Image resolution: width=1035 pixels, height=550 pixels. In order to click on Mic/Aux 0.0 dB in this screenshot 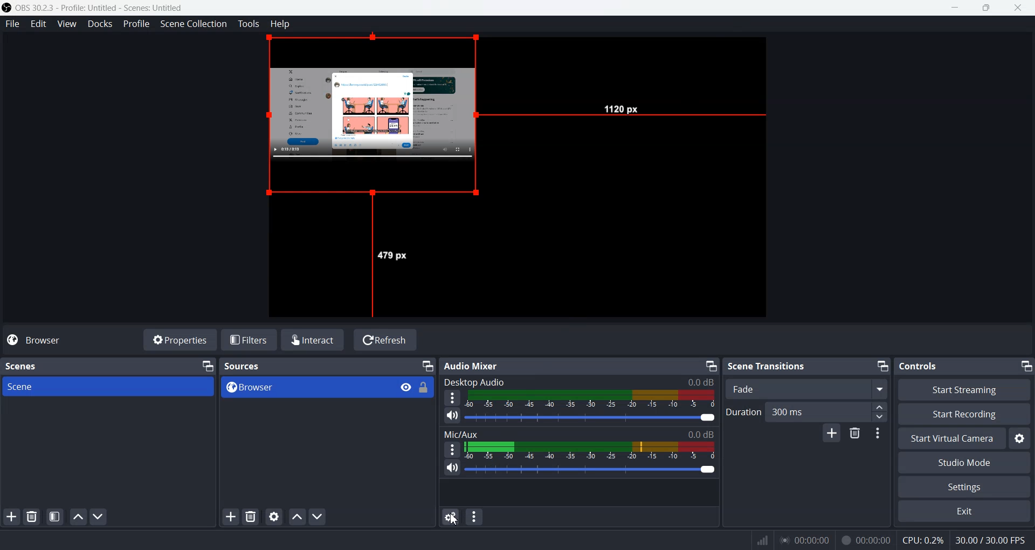, I will do `click(578, 433)`.